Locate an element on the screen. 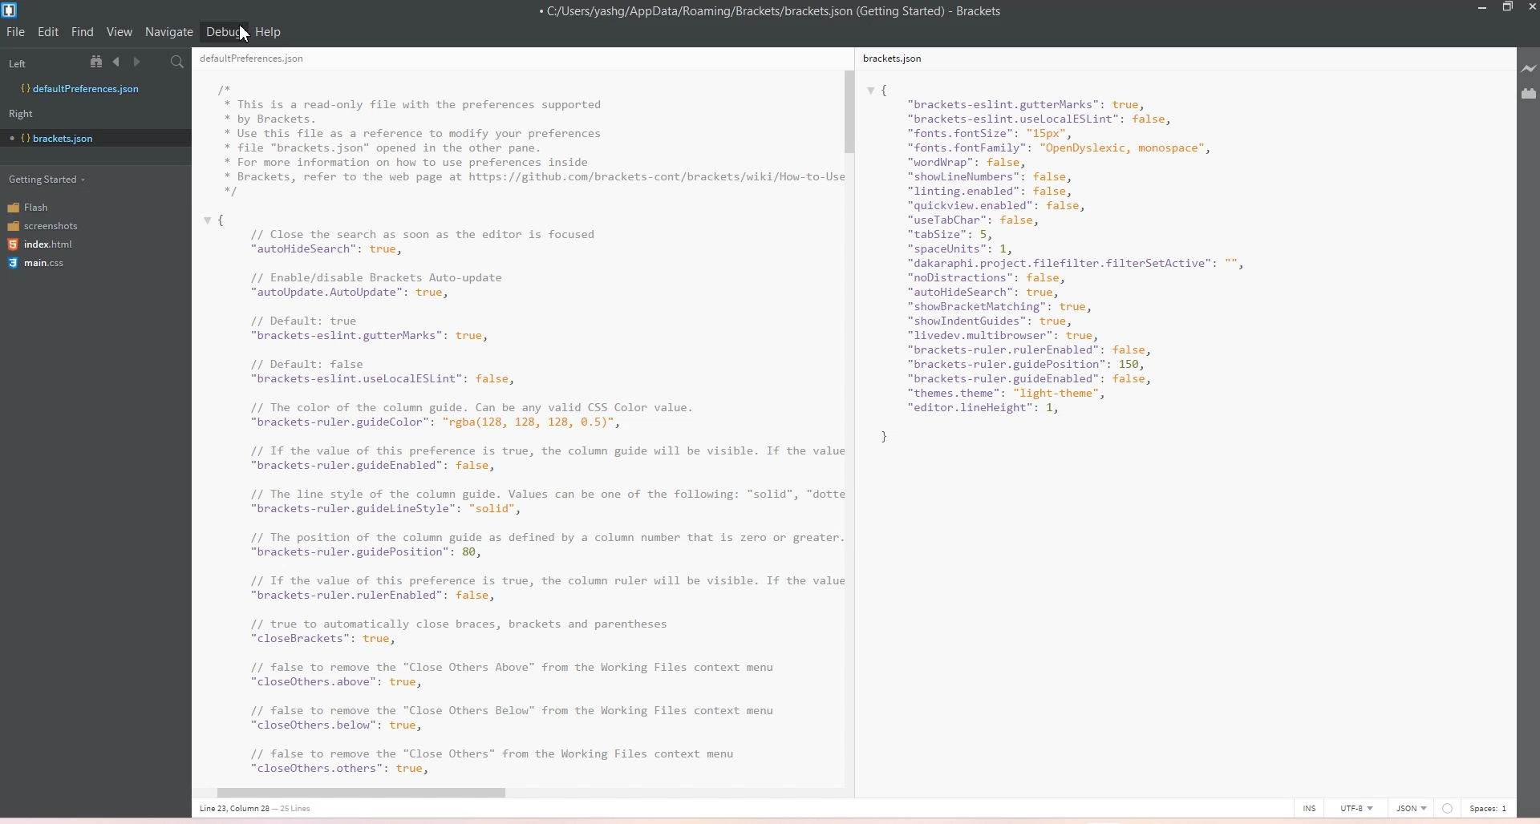 The height and width of the screenshot is (824, 1540). Extension Manager is located at coordinates (1529, 94).